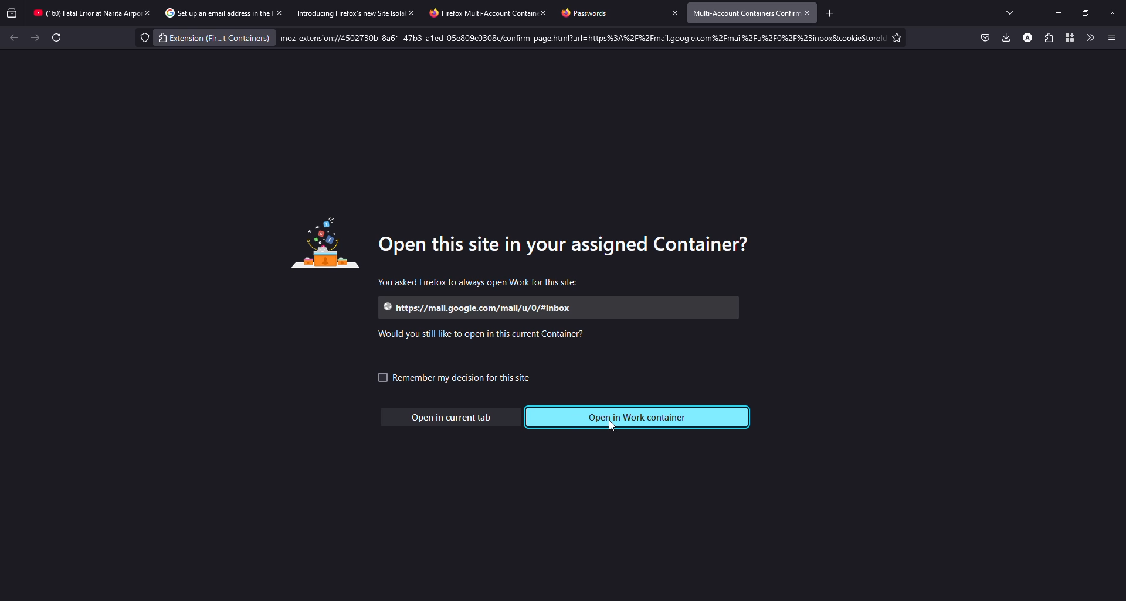  I want to click on maximize, so click(1085, 11).